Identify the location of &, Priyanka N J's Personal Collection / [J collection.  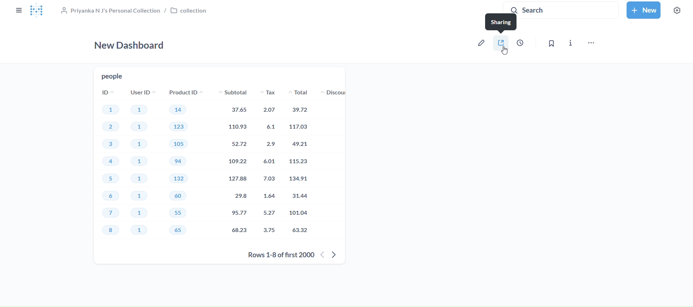
(136, 10).